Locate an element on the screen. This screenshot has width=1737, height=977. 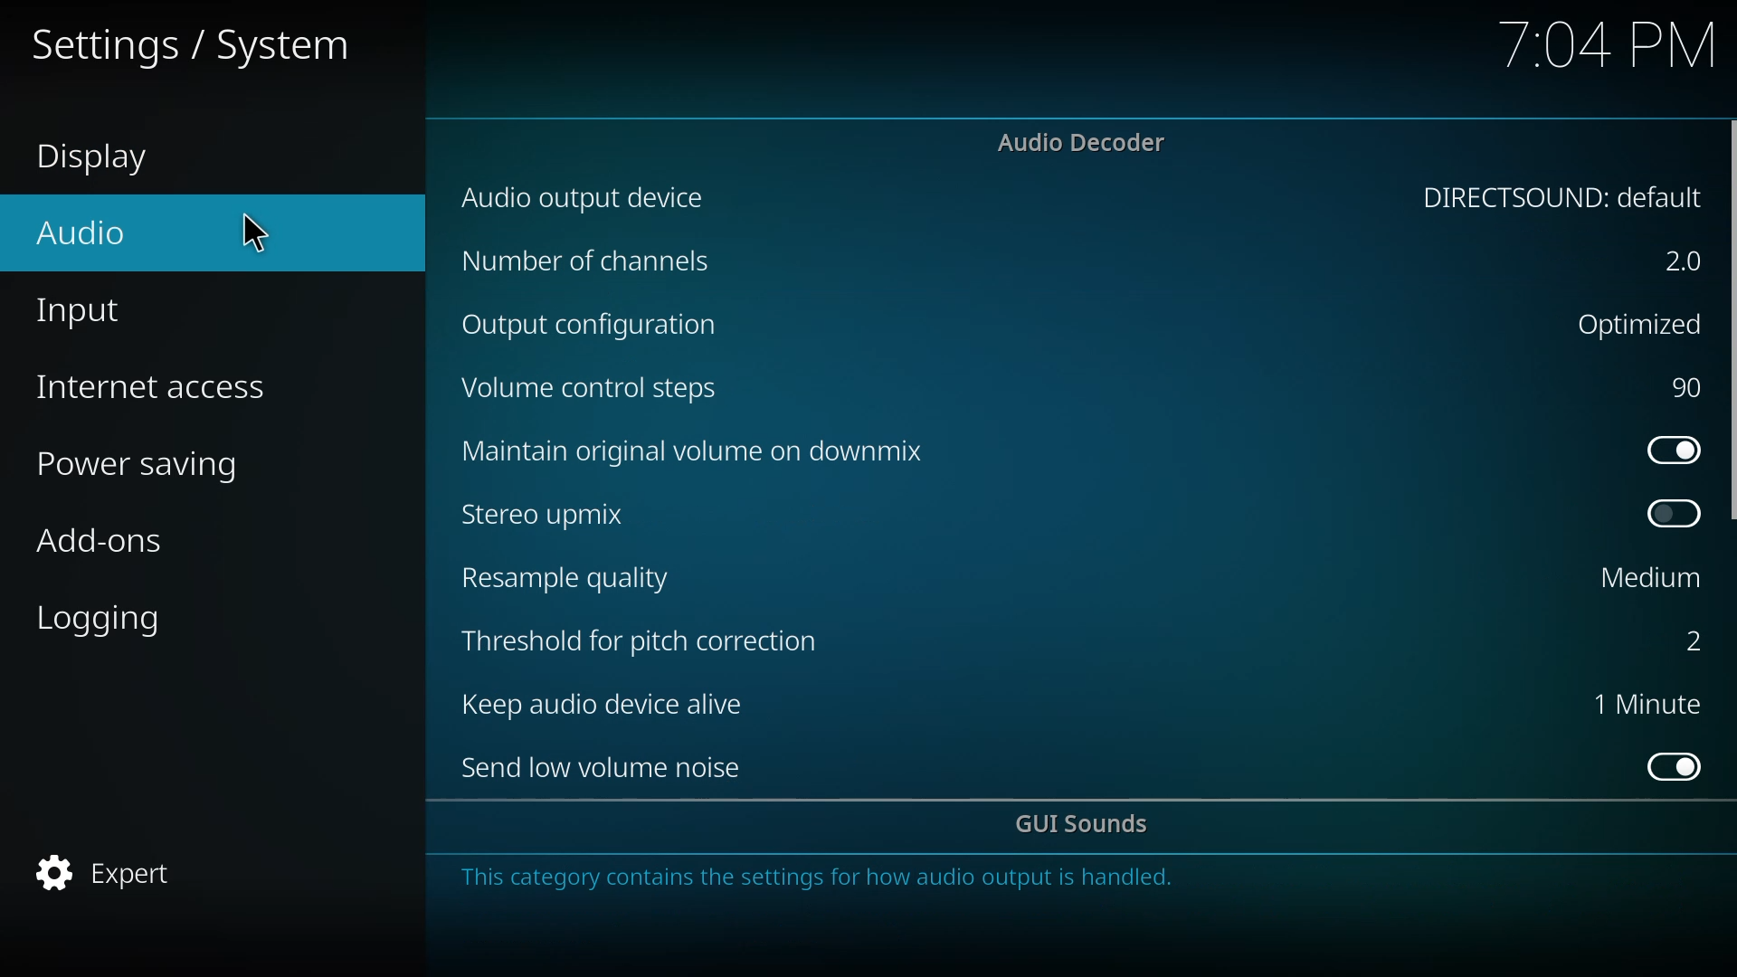
add-ons is located at coordinates (100, 545).